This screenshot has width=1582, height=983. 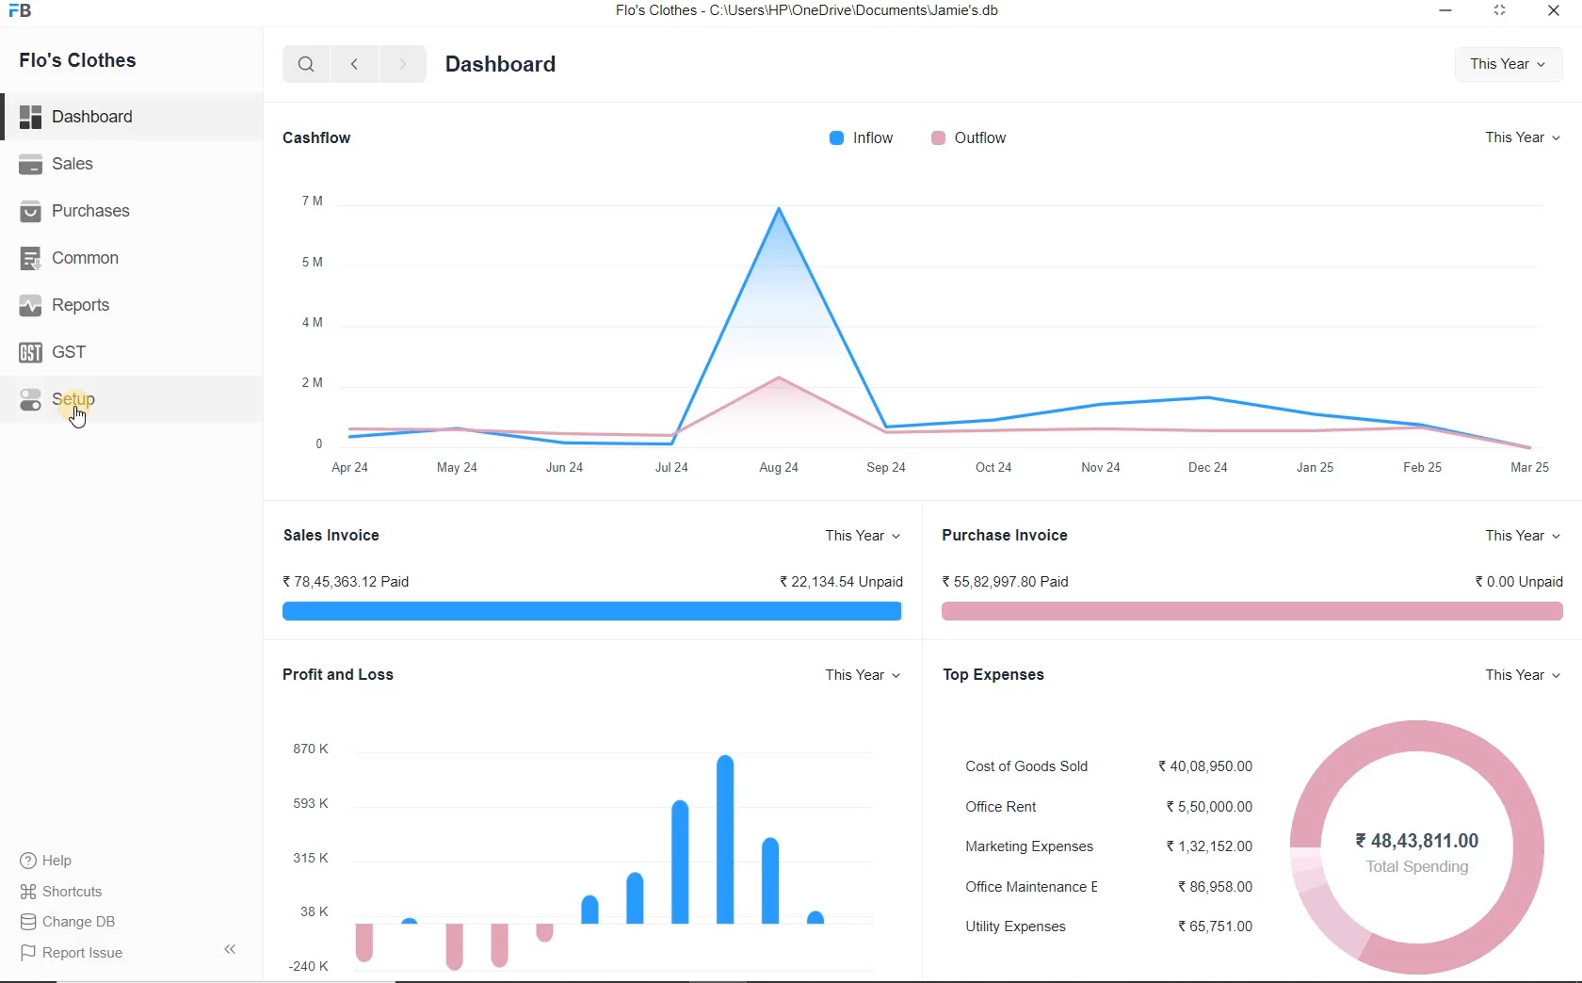 What do you see at coordinates (82, 417) in the screenshot?
I see `Cursor` at bounding box center [82, 417].